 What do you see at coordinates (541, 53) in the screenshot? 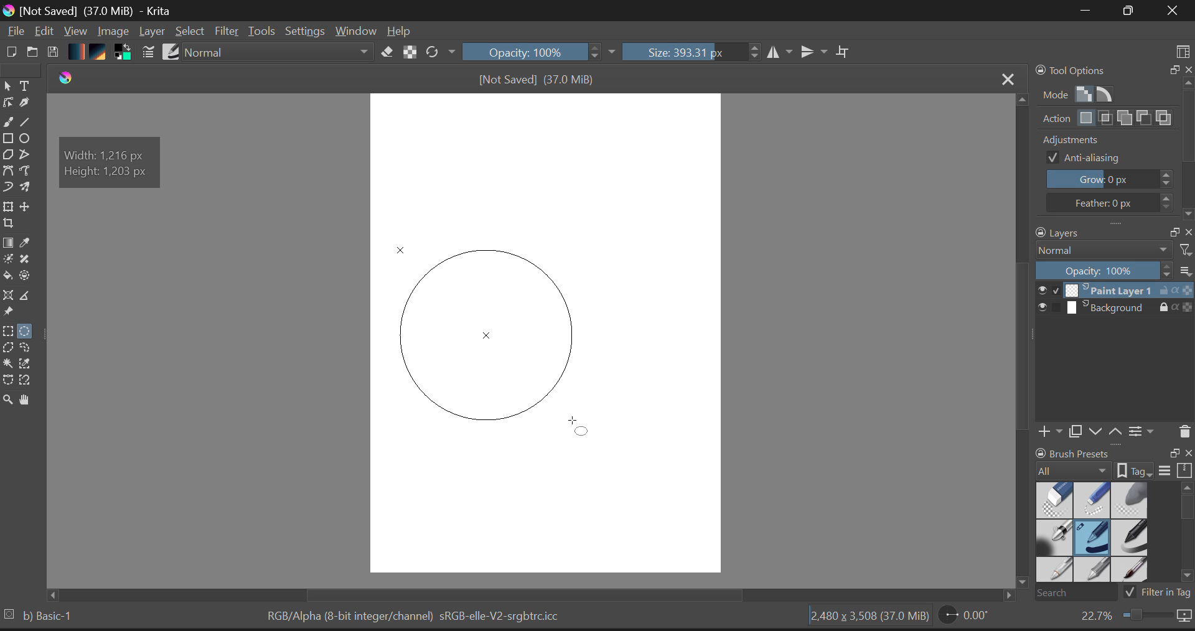
I see `Opacity` at bounding box center [541, 53].